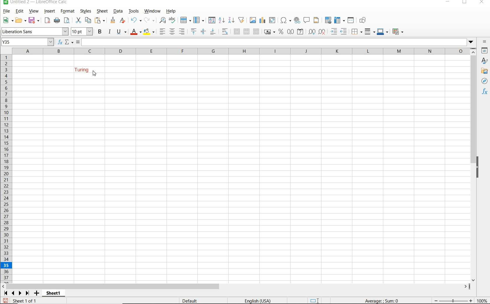 This screenshot has height=304, width=490. Describe the element at coordinates (55, 294) in the screenshot. I see `SHEET1` at that location.